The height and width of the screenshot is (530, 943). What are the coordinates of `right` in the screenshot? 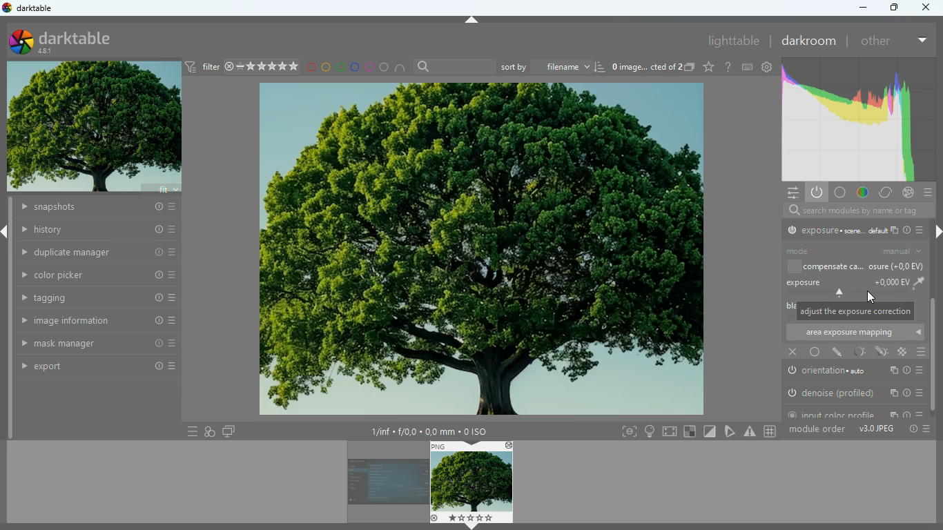 It's located at (937, 228).